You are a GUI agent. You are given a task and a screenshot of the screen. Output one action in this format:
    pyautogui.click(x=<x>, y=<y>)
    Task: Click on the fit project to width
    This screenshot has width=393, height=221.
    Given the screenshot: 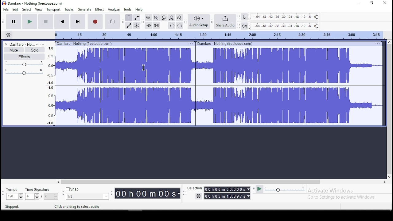 What is the action you would take?
    pyautogui.click(x=172, y=18)
    